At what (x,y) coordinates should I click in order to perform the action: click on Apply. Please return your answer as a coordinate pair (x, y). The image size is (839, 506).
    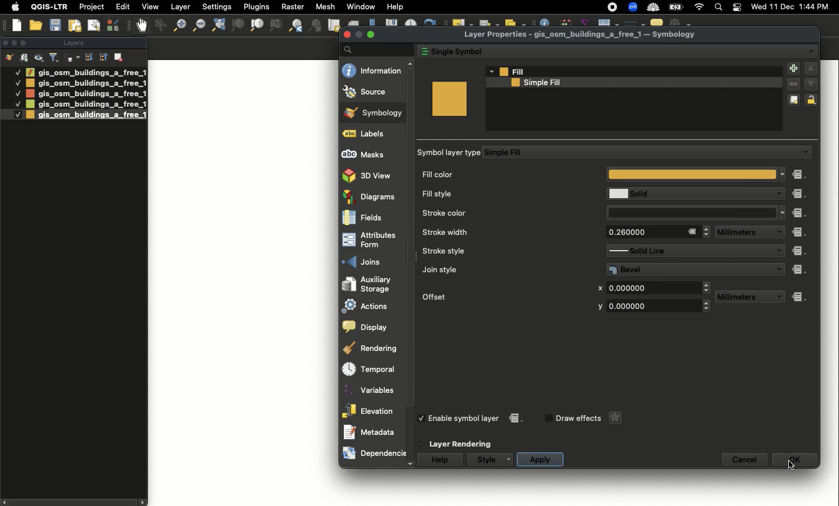
    Looking at the image, I should click on (540, 460).